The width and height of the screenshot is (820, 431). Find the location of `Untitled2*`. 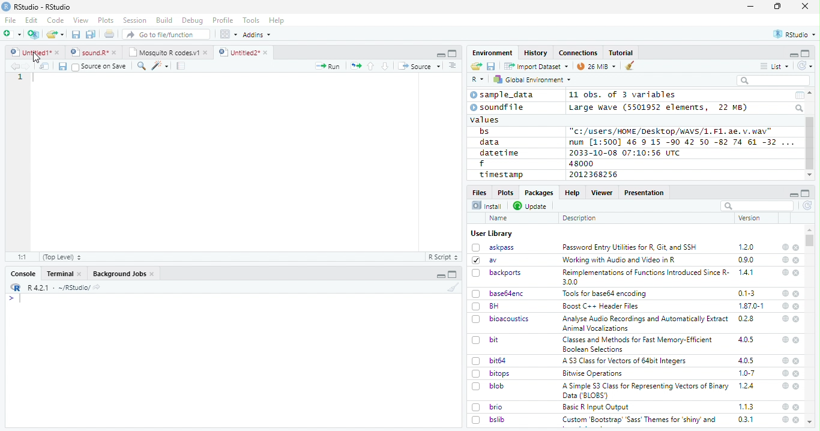

Untitled2* is located at coordinates (246, 53).